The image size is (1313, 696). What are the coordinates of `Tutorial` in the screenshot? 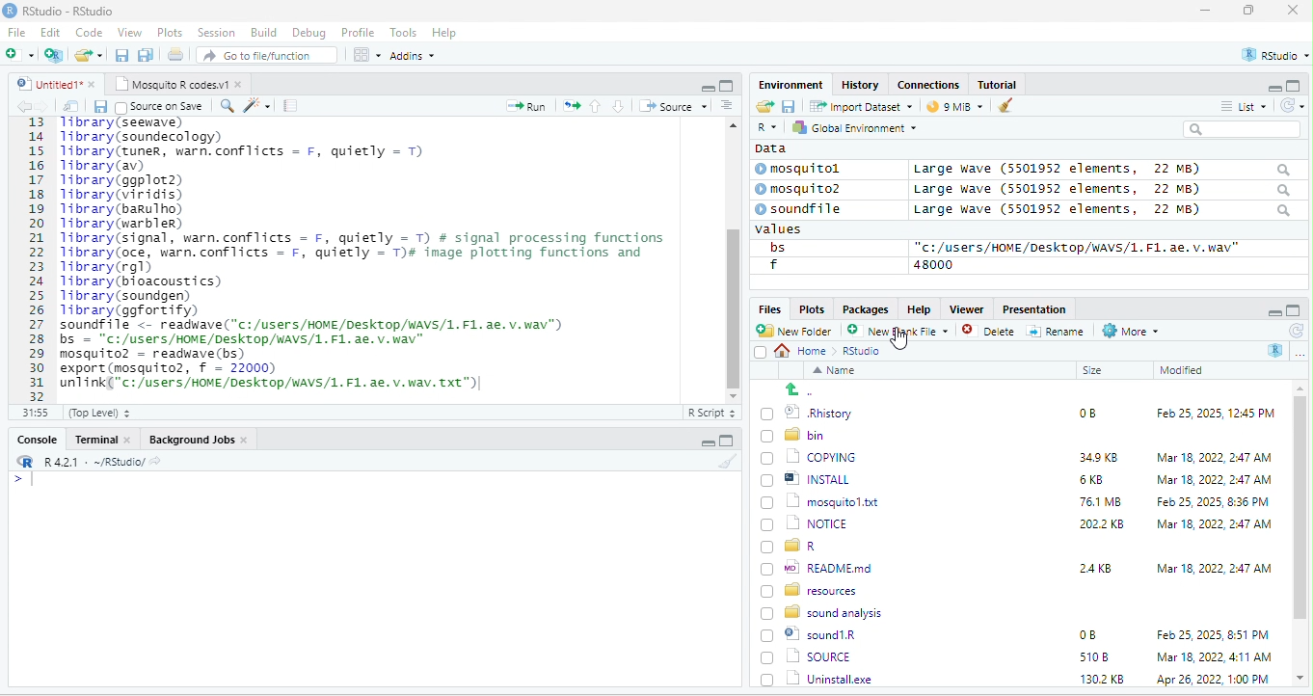 It's located at (1000, 84).